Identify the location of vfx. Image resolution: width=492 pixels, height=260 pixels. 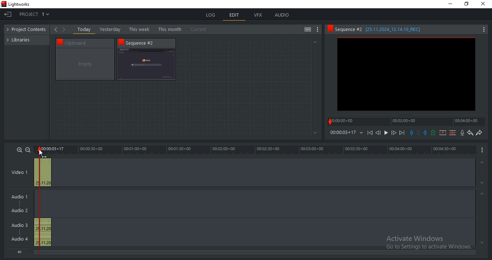
(258, 15).